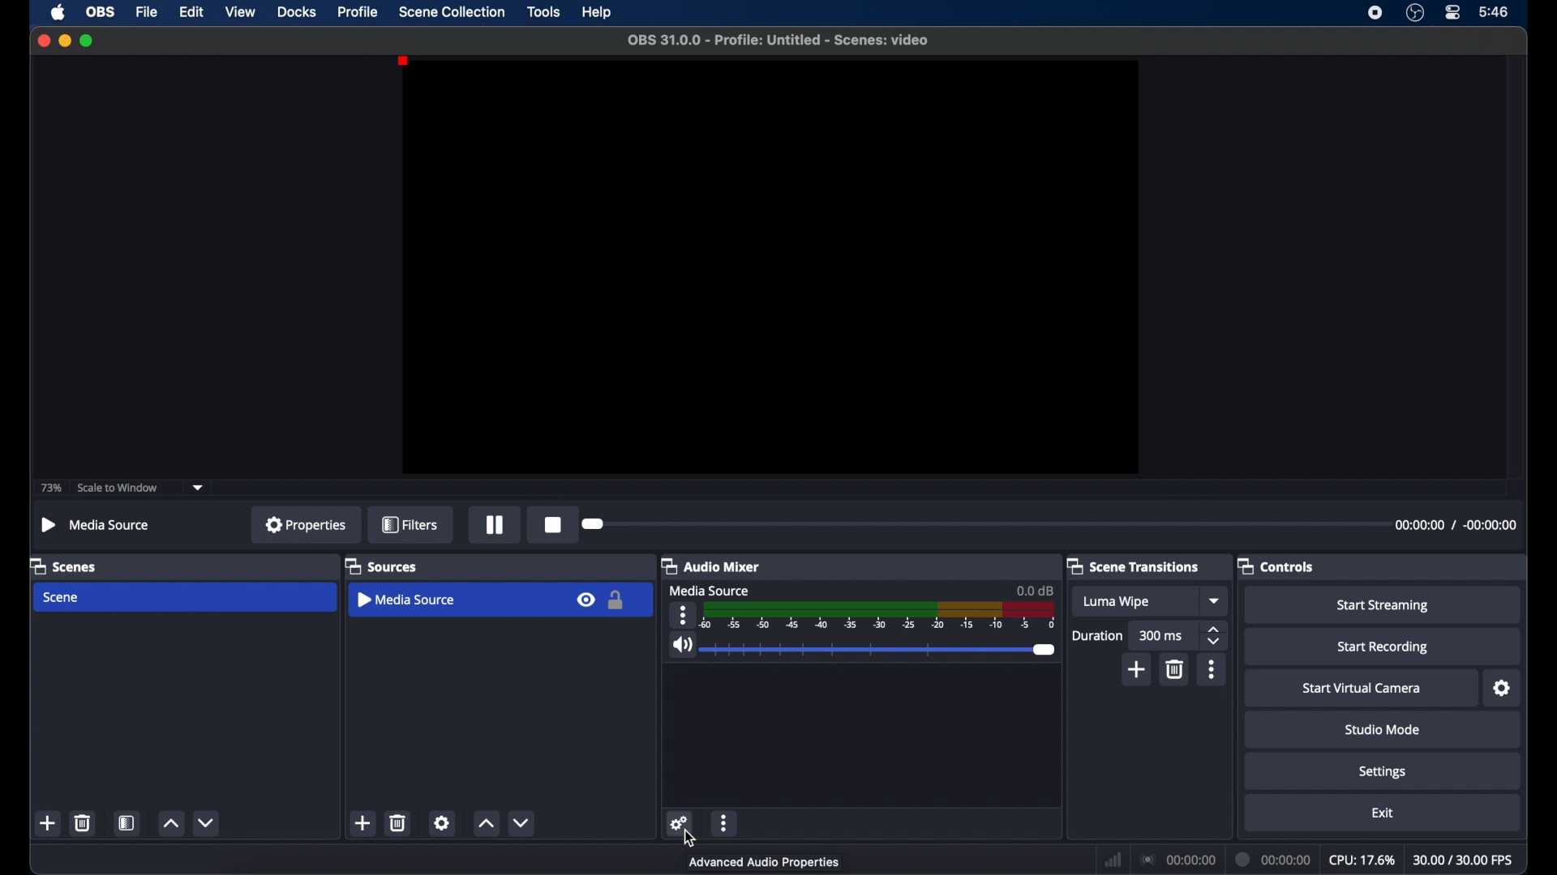 The height and width of the screenshot is (875, 1557). I want to click on help, so click(598, 12).